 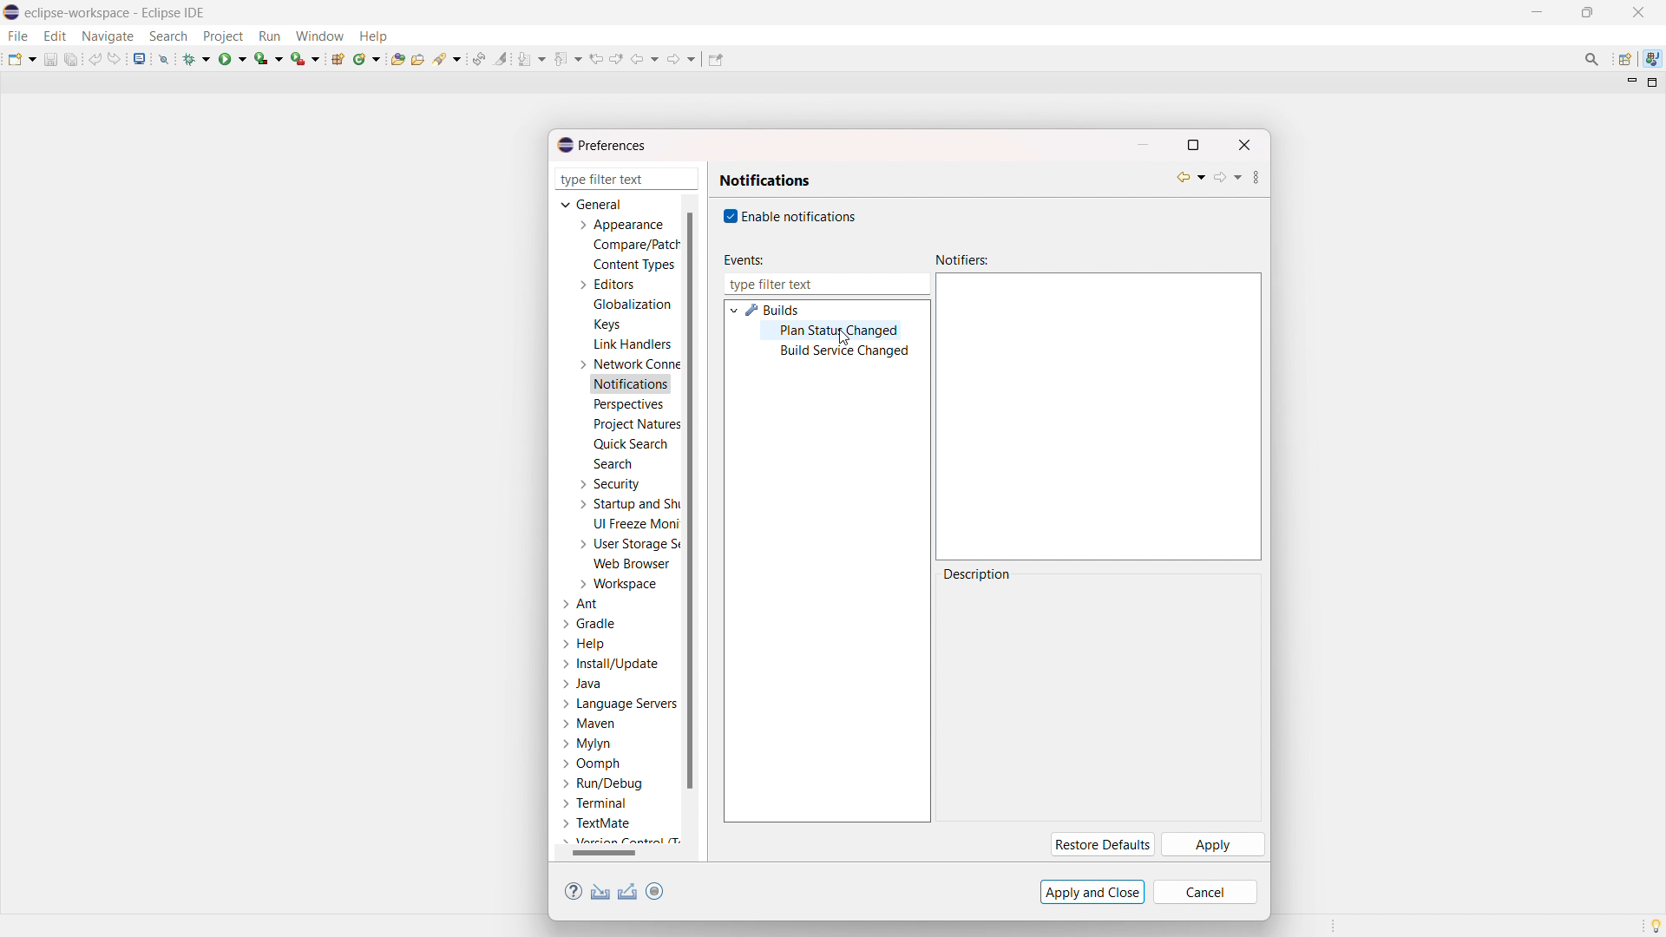 I want to click on cancel, so click(x=1205, y=892).